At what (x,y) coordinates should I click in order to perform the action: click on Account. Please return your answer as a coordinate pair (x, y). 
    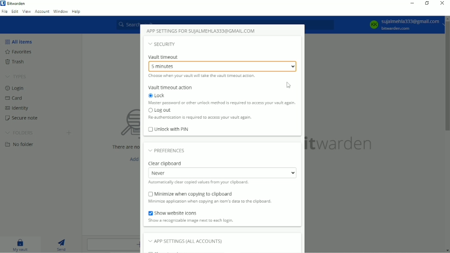
    Looking at the image, I should click on (42, 12).